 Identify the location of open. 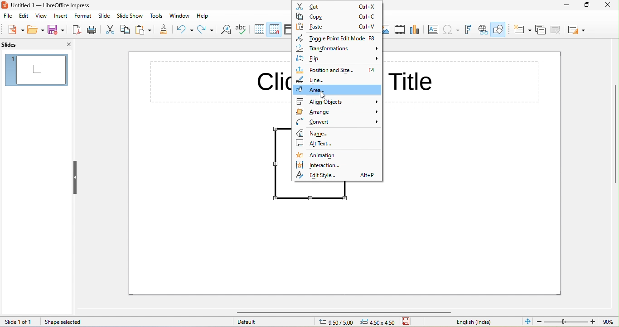
(36, 29).